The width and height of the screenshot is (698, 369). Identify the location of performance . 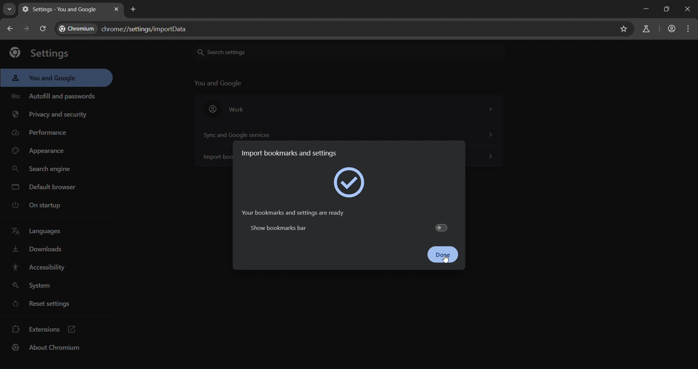
(41, 134).